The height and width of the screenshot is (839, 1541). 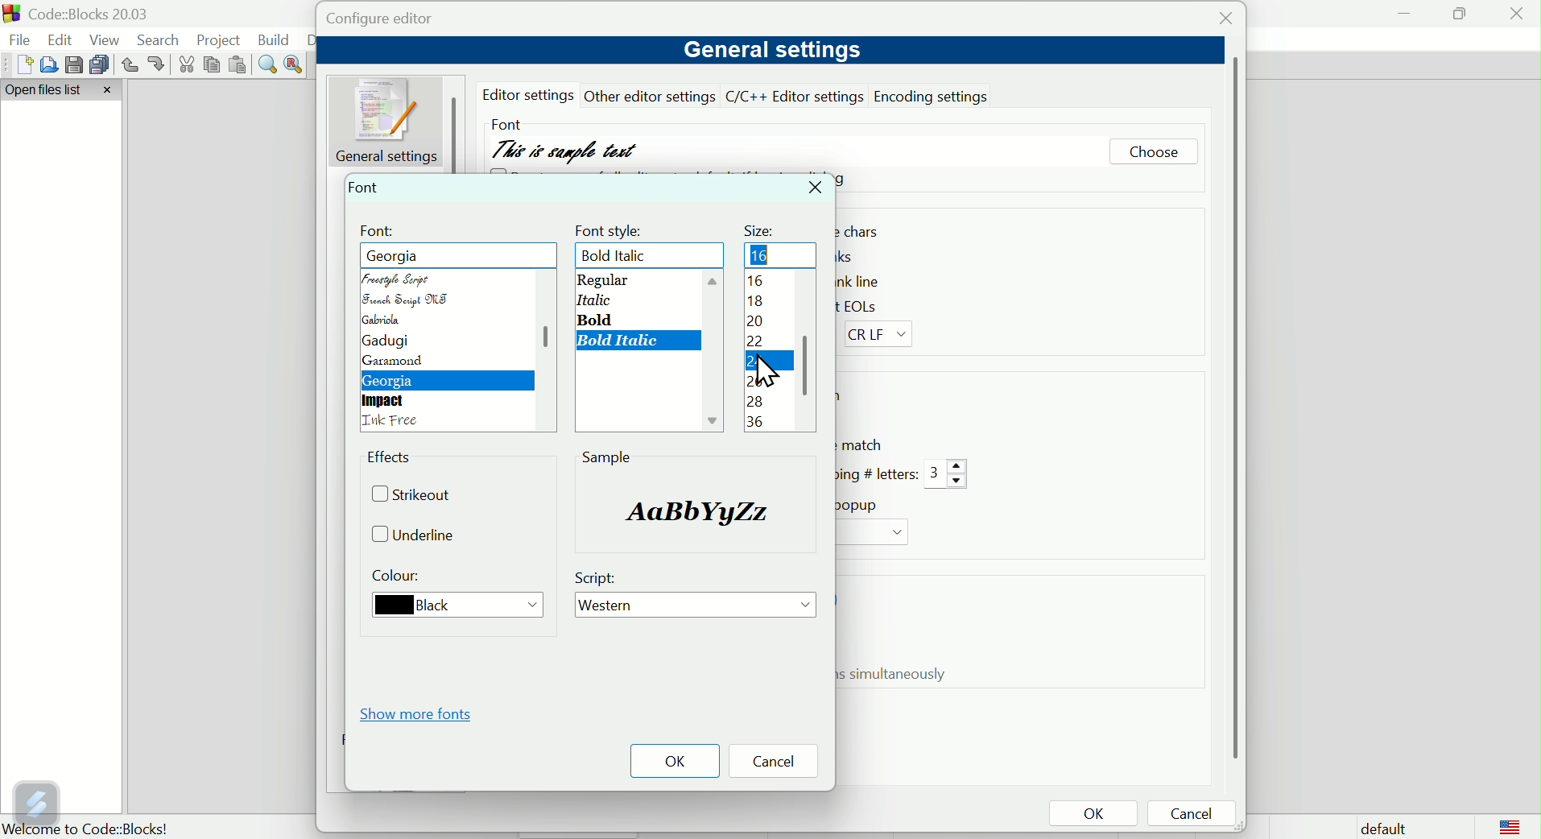 I want to click on Close, so click(x=817, y=188).